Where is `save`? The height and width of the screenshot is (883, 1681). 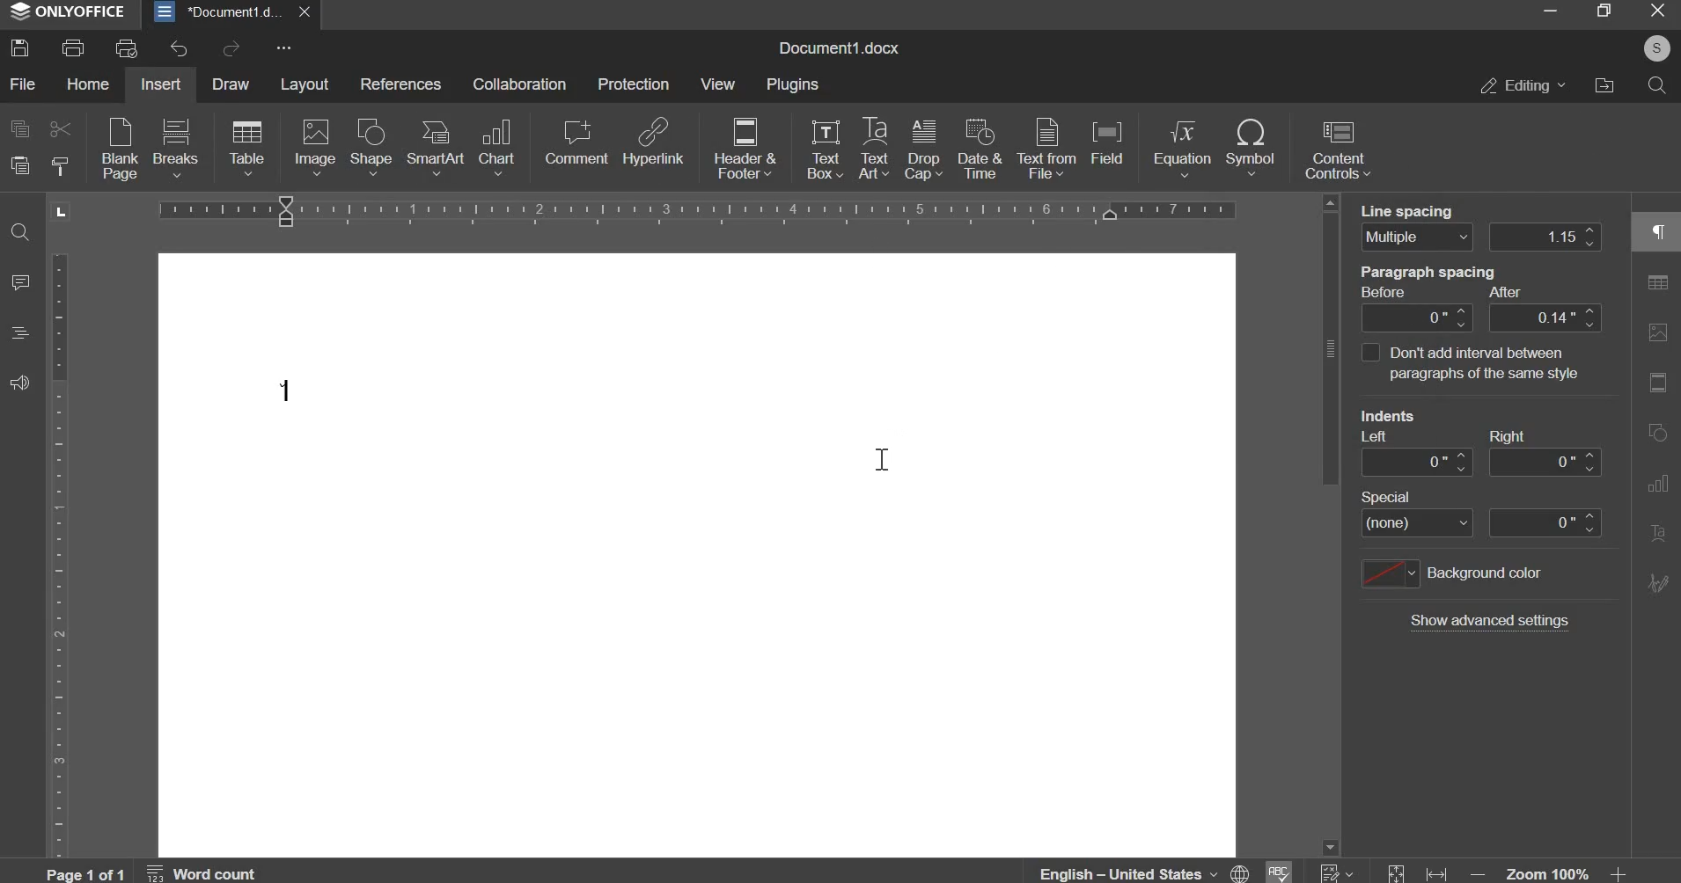
save is located at coordinates (21, 50).